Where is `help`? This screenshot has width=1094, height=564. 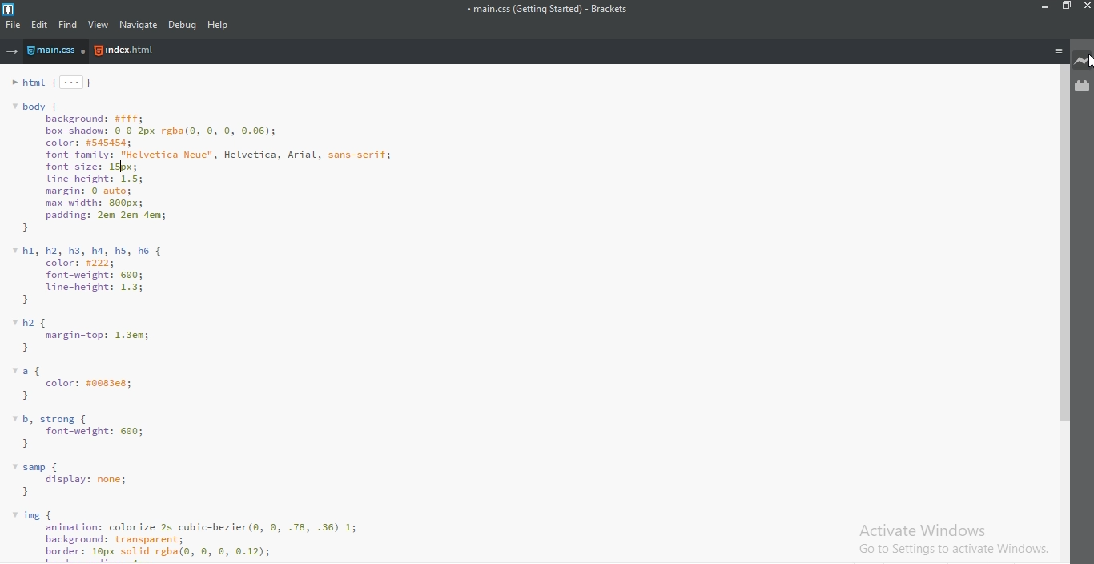
help is located at coordinates (219, 25).